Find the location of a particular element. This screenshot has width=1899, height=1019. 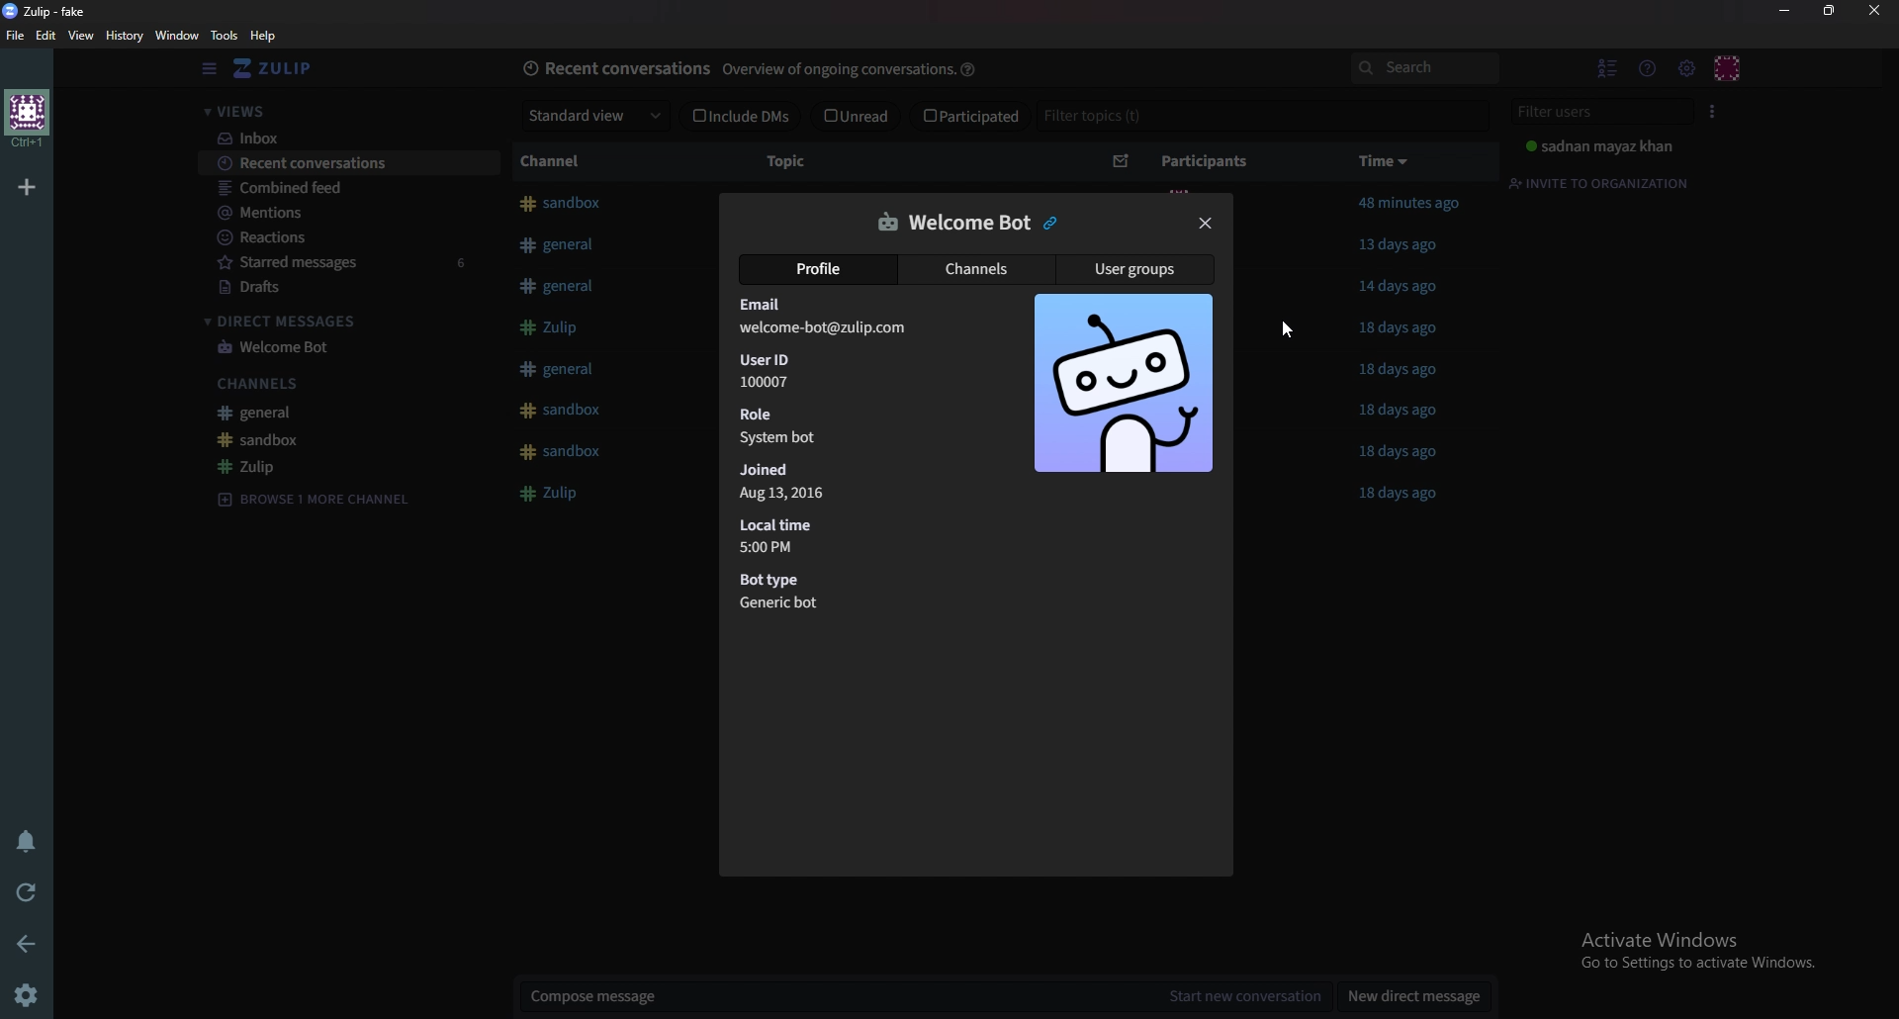

18 days ago is located at coordinates (1399, 412).